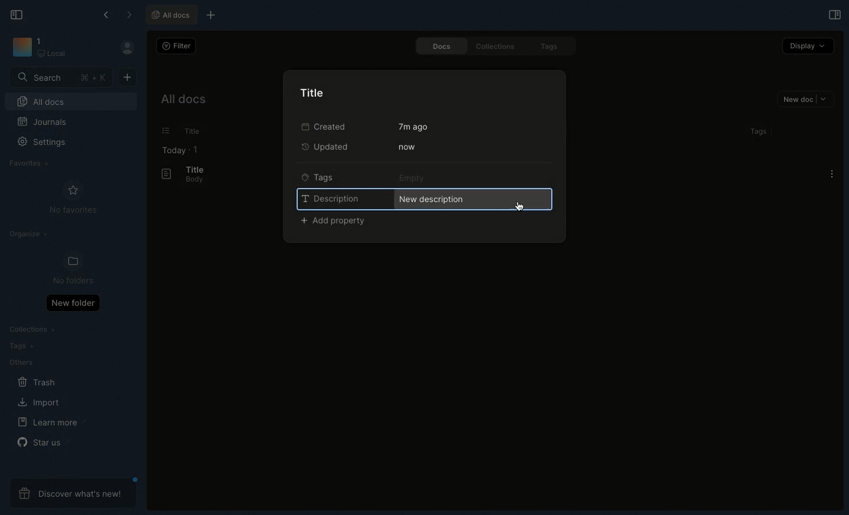 This screenshot has height=515, width=849. What do you see at coordinates (805, 100) in the screenshot?
I see `New doc` at bounding box center [805, 100].